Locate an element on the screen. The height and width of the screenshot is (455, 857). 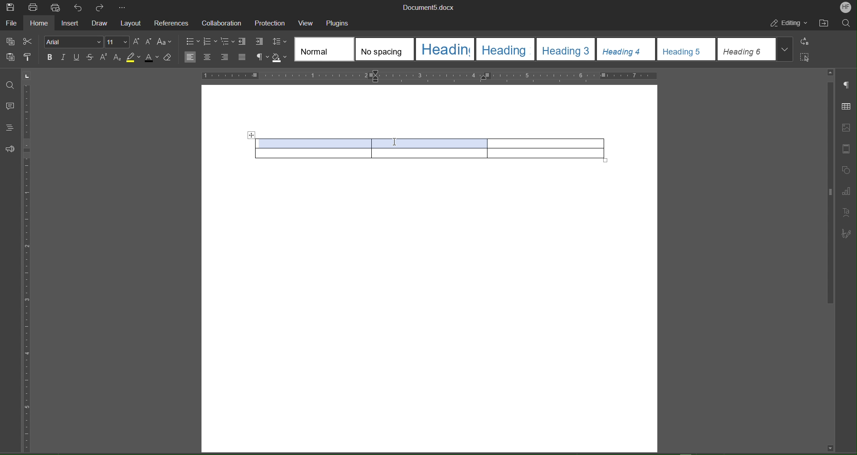
Text Case Settings is located at coordinates (166, 41).